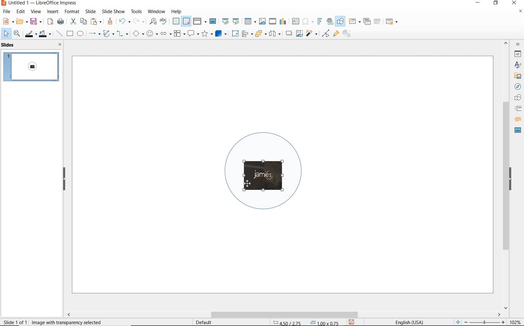 The image size is (524, 326). Describe the element at coordinates (520, 12) in the screenshot. I see `close document` at that location.